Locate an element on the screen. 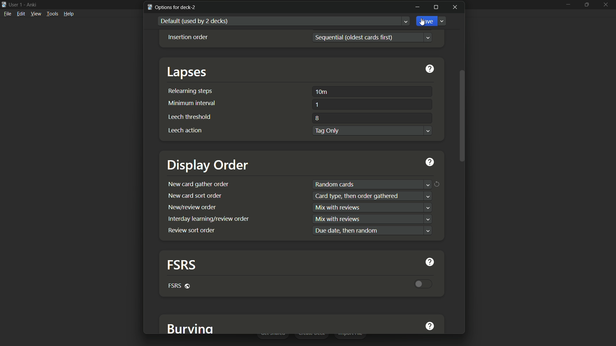 This screenshot has height=346, width=616. edit menu is located at coordinates (21, 14).